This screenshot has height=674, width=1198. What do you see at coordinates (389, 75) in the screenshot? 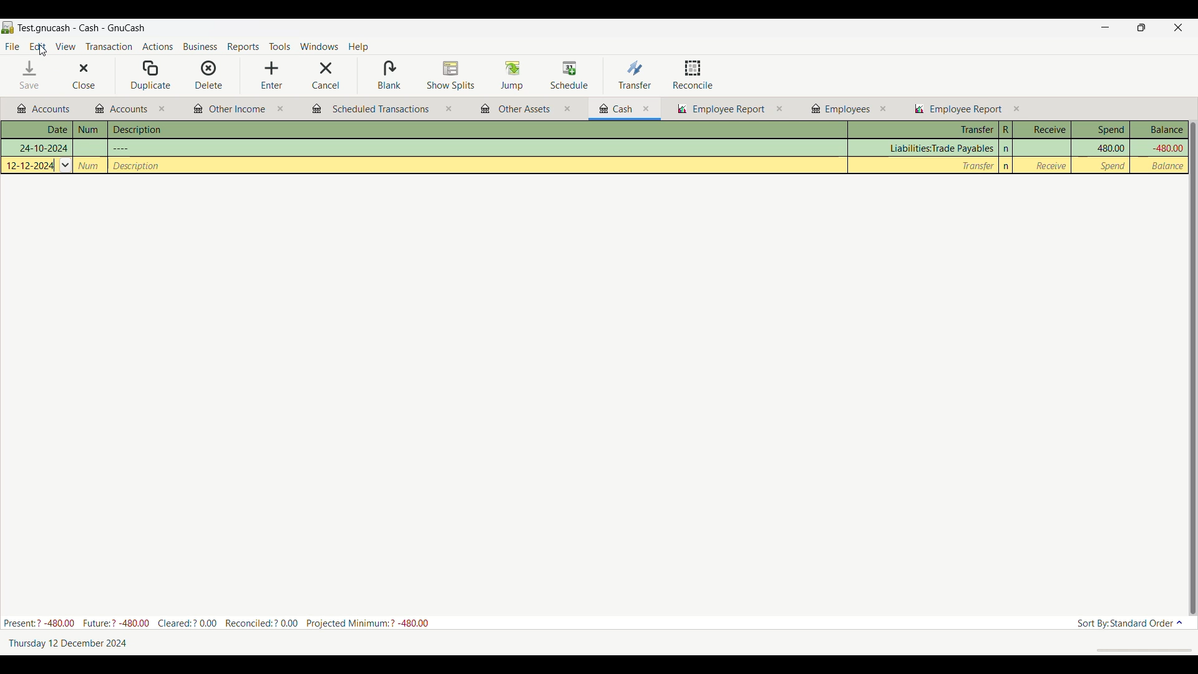
I see `Blank` at bounding box center [389, 75].